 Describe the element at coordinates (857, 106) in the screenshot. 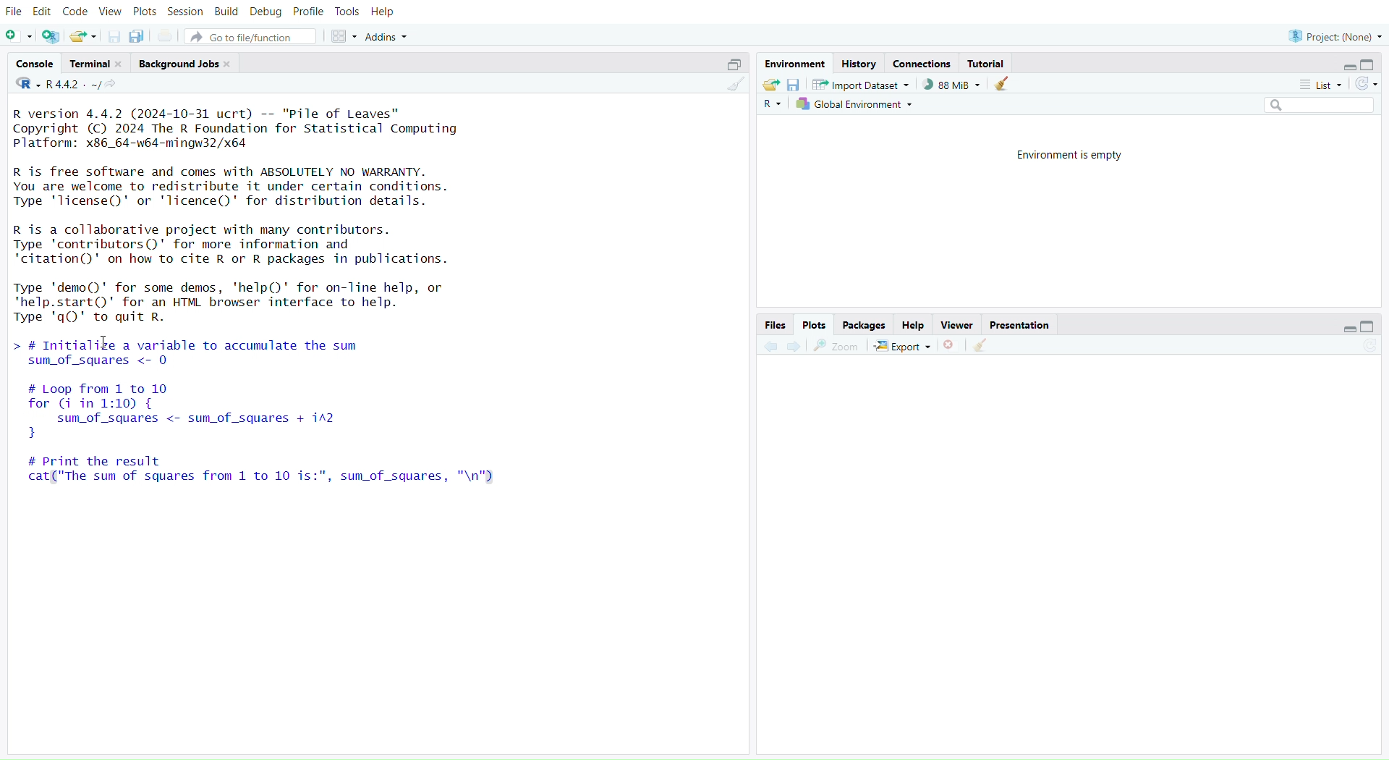

I see `global environment` at that location.